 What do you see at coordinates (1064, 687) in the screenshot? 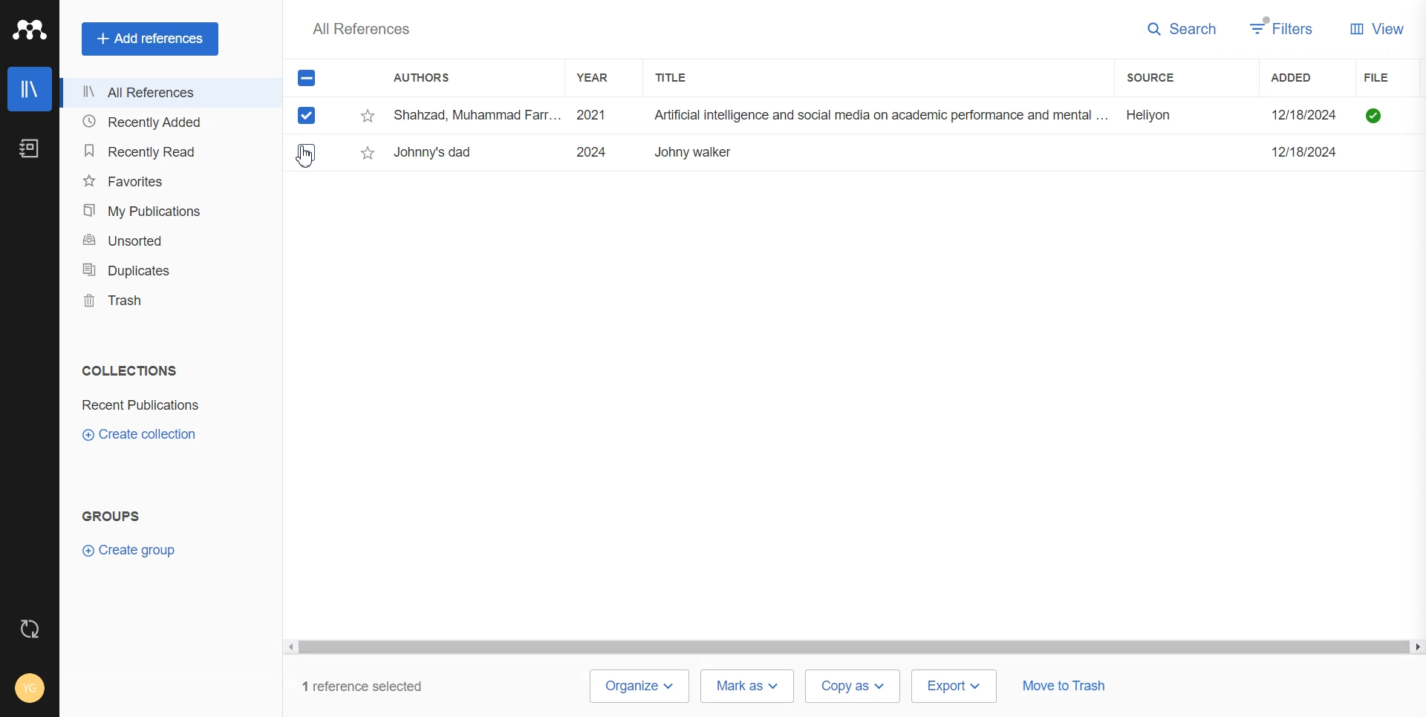
I see `Move to trash` at bounding box center [1064, 687].